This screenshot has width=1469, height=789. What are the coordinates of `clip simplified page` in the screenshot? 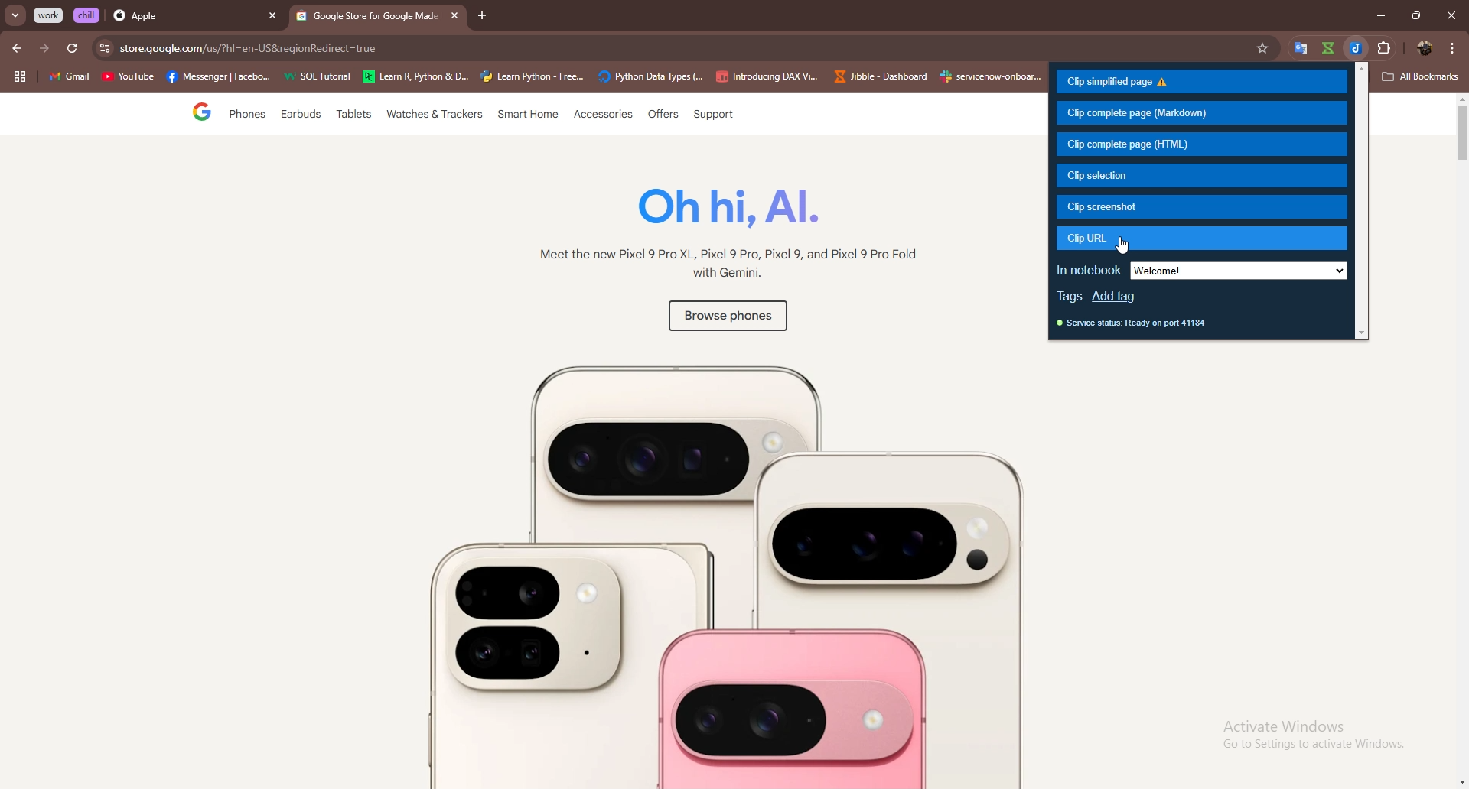 It's located at (1201, 83).